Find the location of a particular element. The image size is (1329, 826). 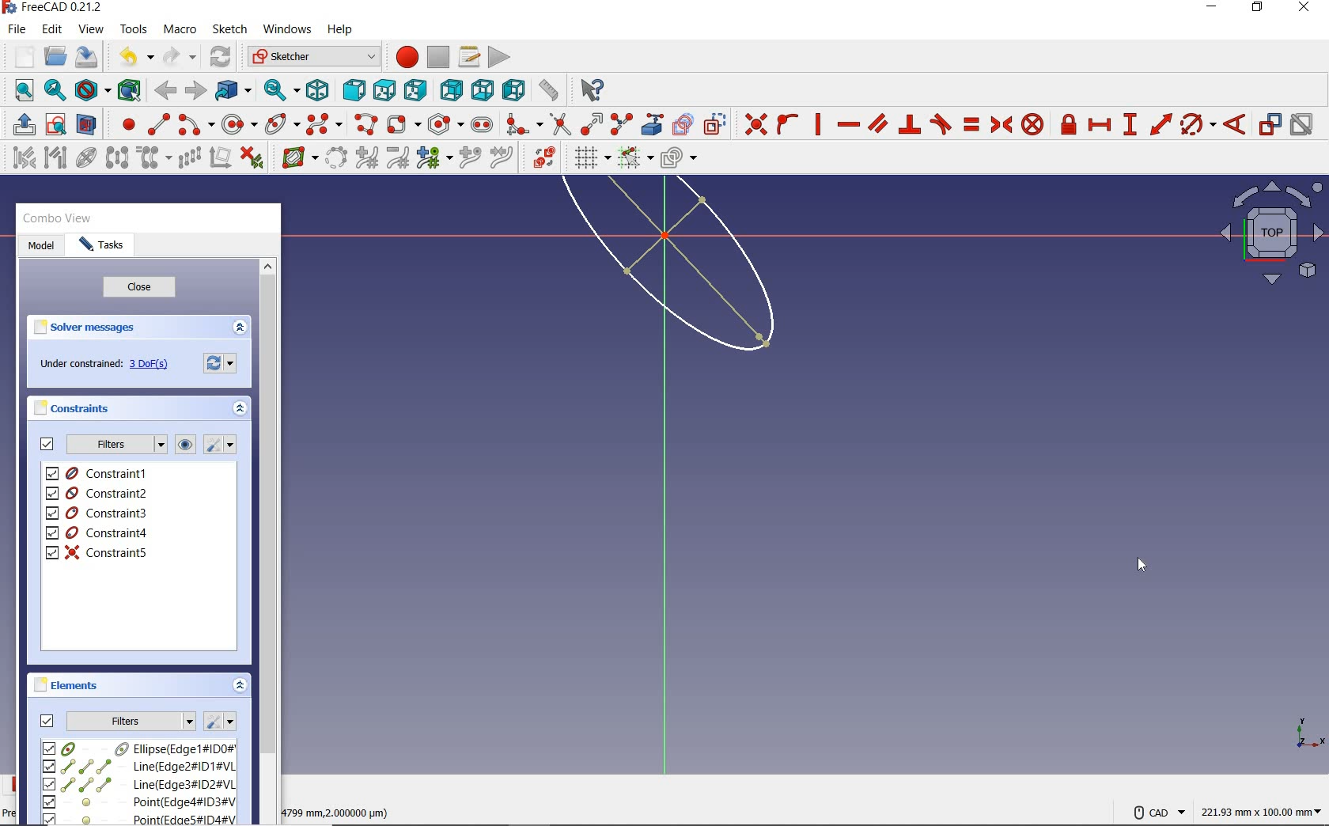

convert geometry to B-spline is located at coordinates (335, 159).